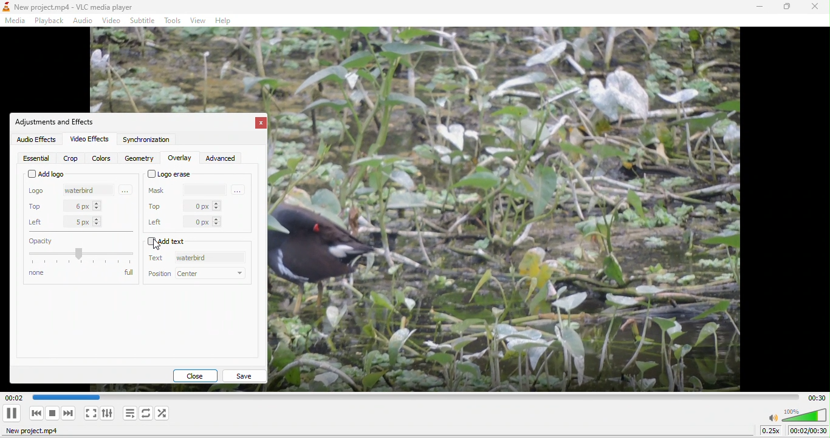 Image resolution: width=830 pixels, height=438 pixels. I want to click on More options, so click(126, 190).